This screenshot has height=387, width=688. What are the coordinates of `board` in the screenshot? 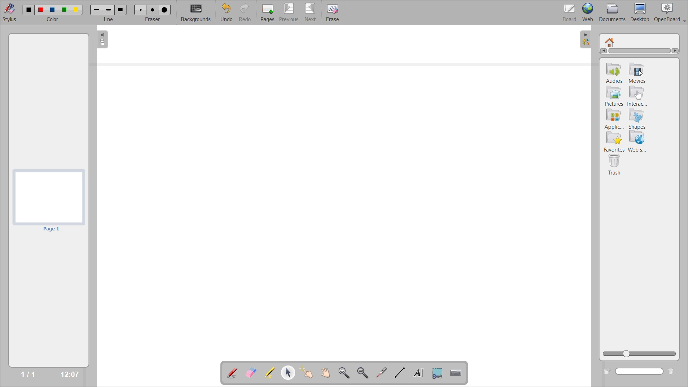 It's located at (567, 11).